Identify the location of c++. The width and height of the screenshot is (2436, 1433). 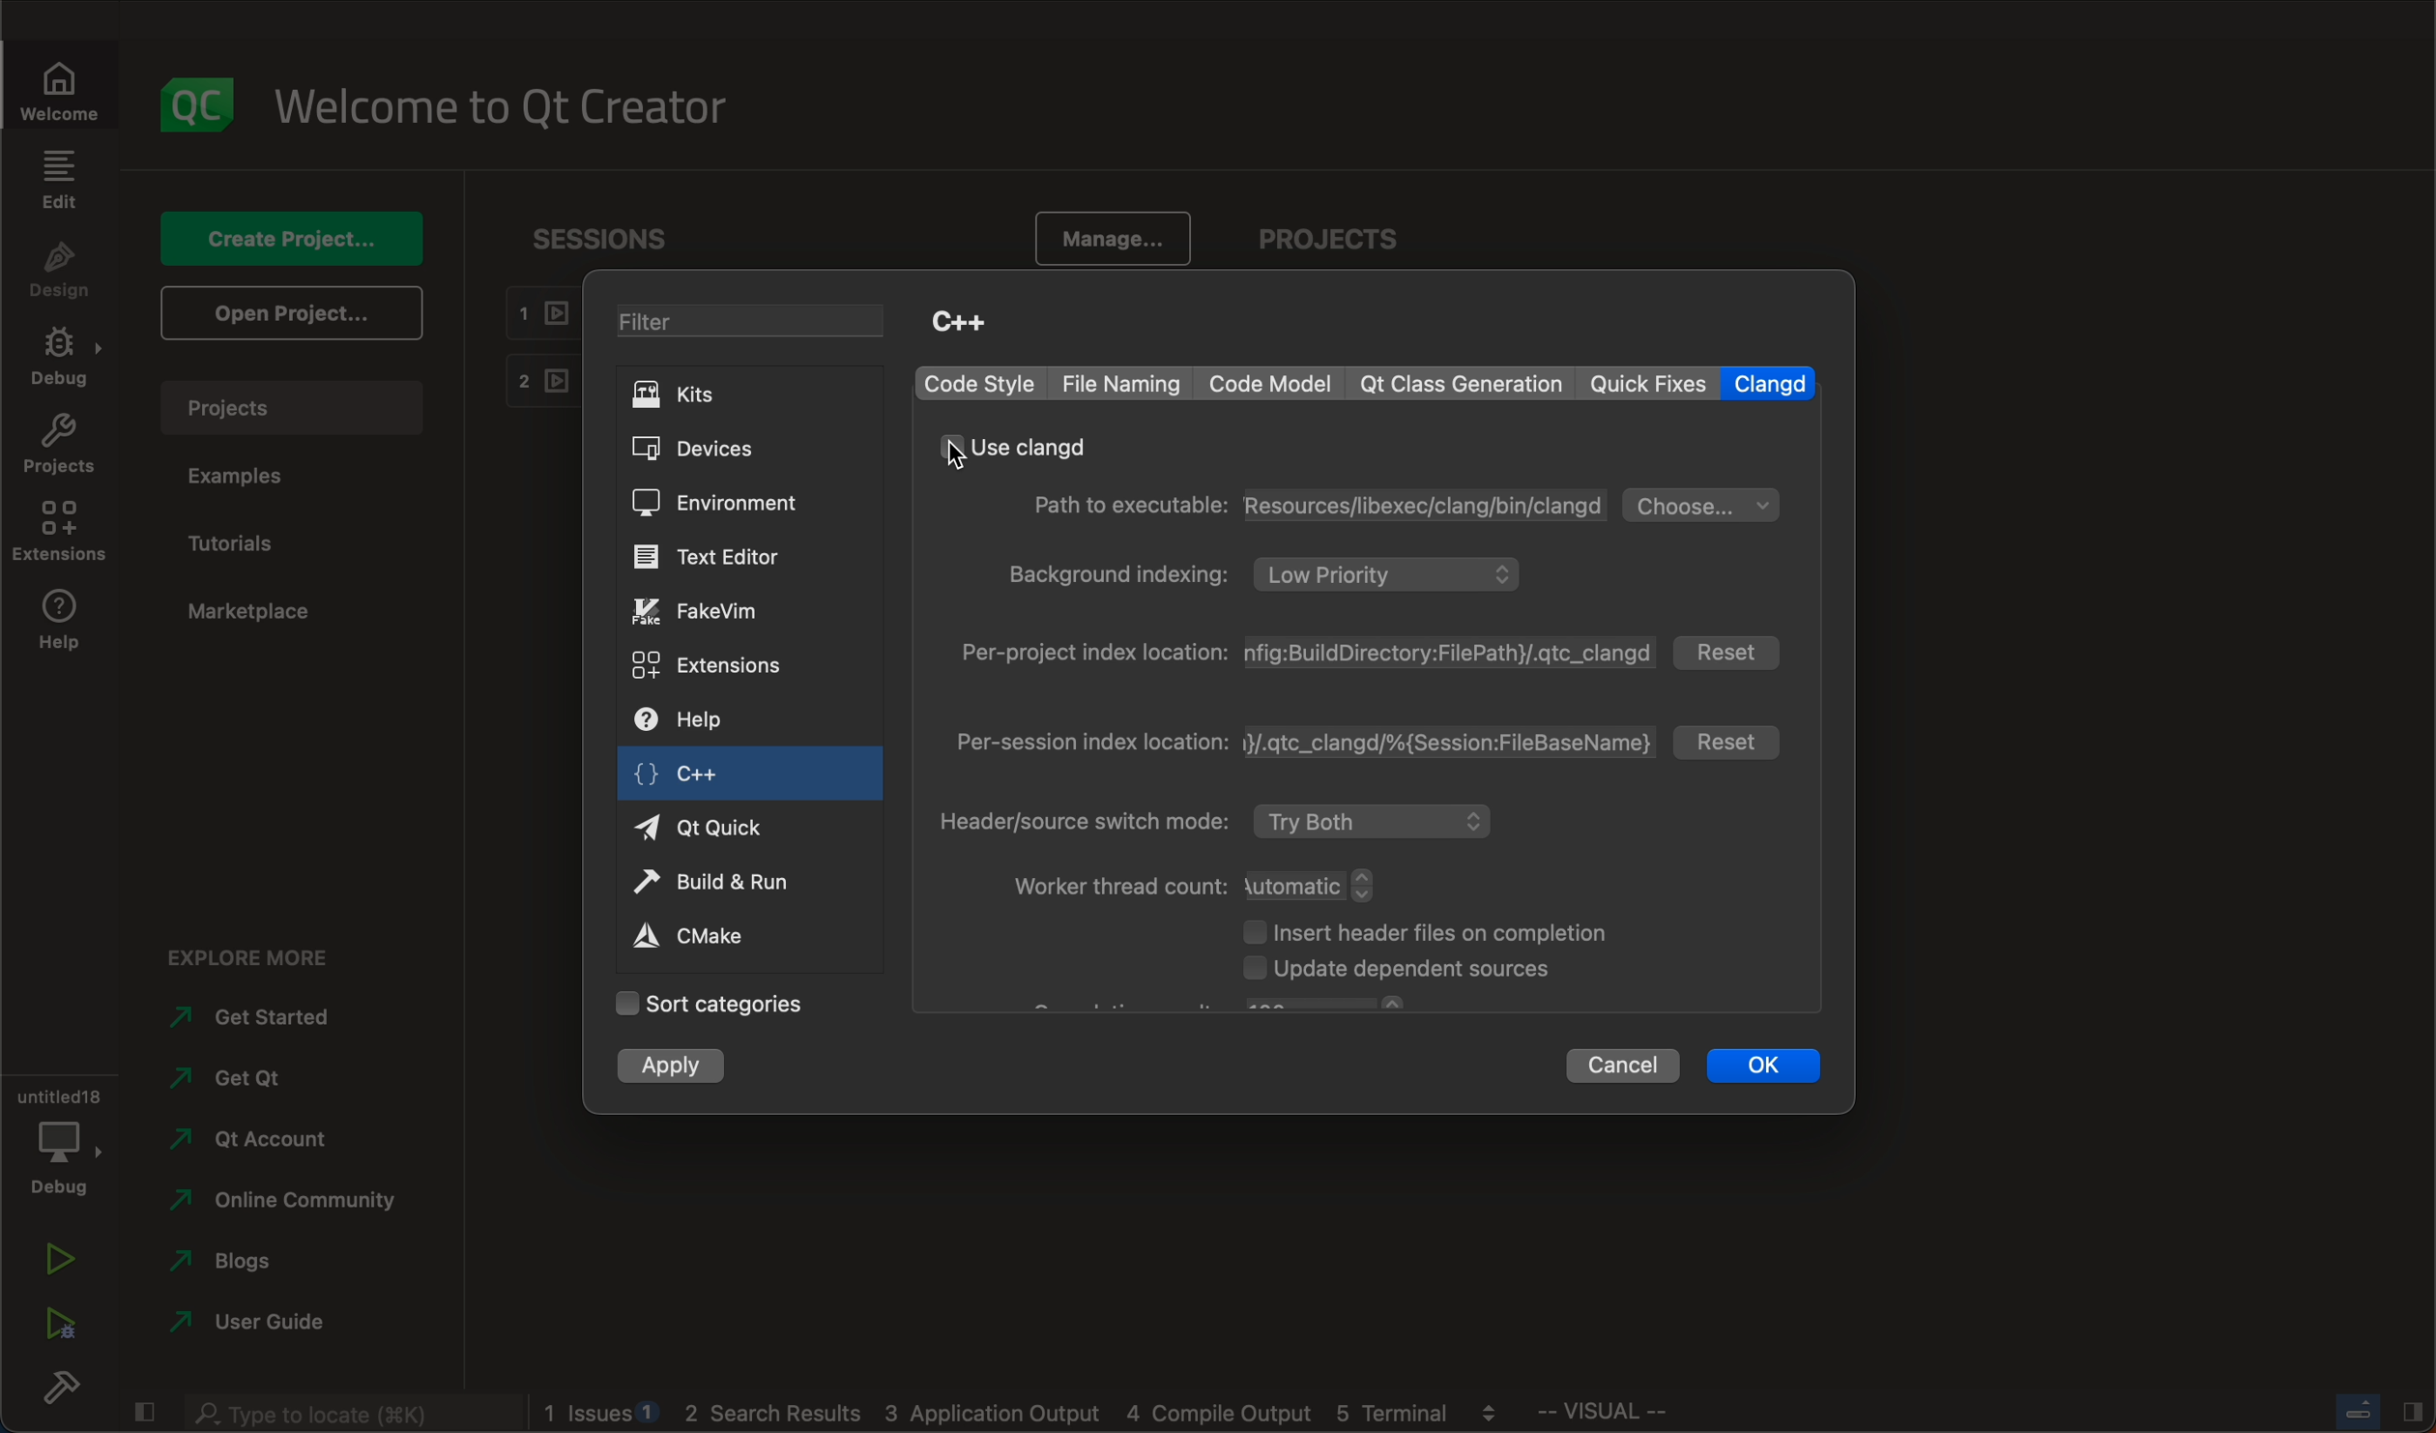
(746, 772).